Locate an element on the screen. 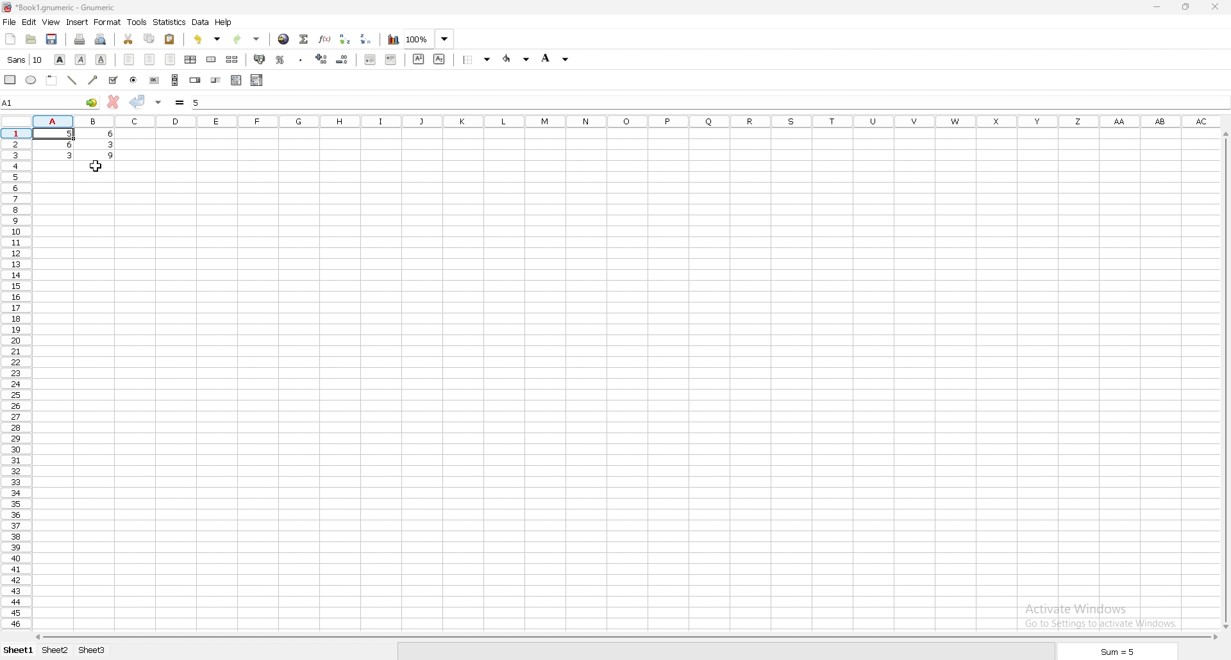 This screenshot has width=1231, height=660. decrease indent is located at coordinates (370, 58).